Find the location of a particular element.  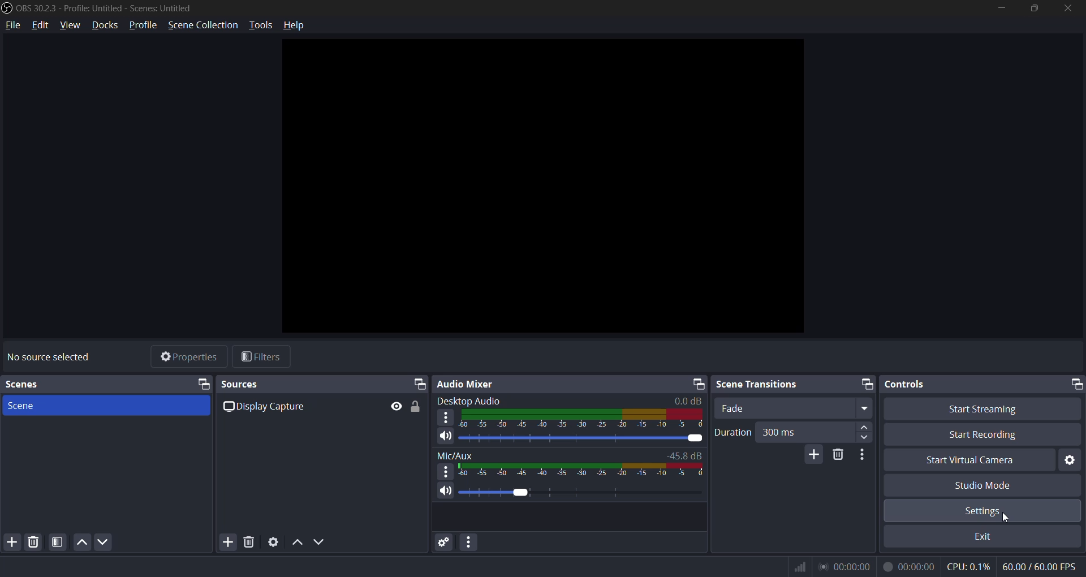

minimize is located at coordinates (999, 10).